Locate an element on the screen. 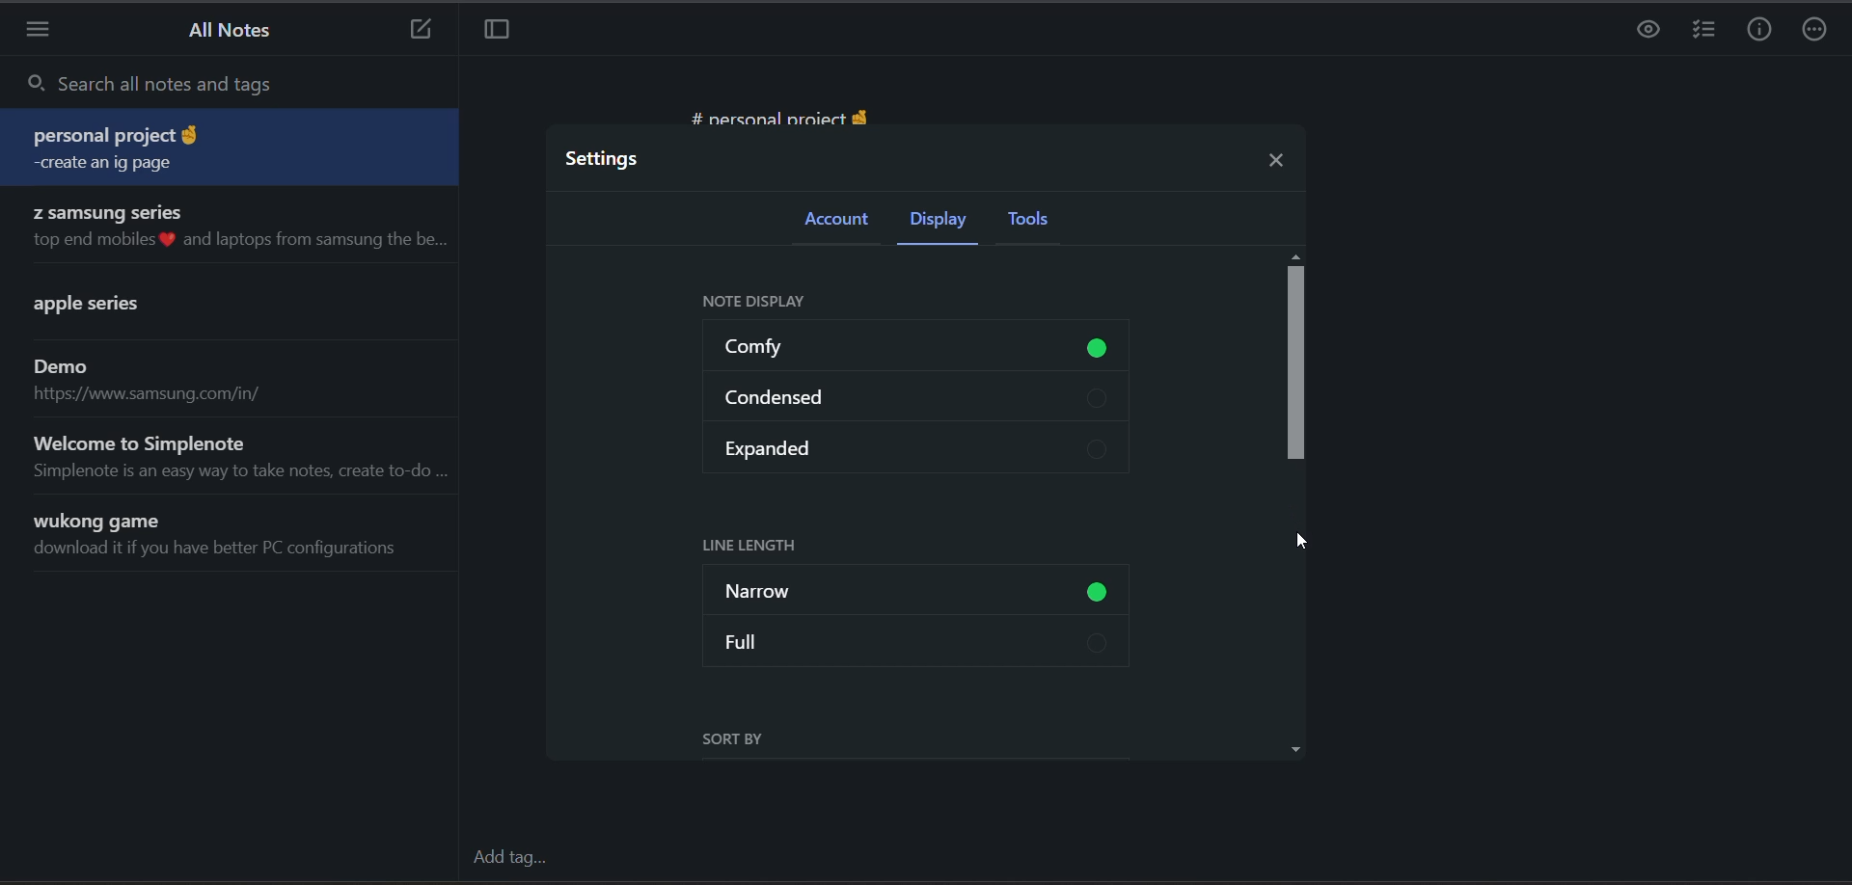  toggle focus mode is located at coordinates (498, 30).